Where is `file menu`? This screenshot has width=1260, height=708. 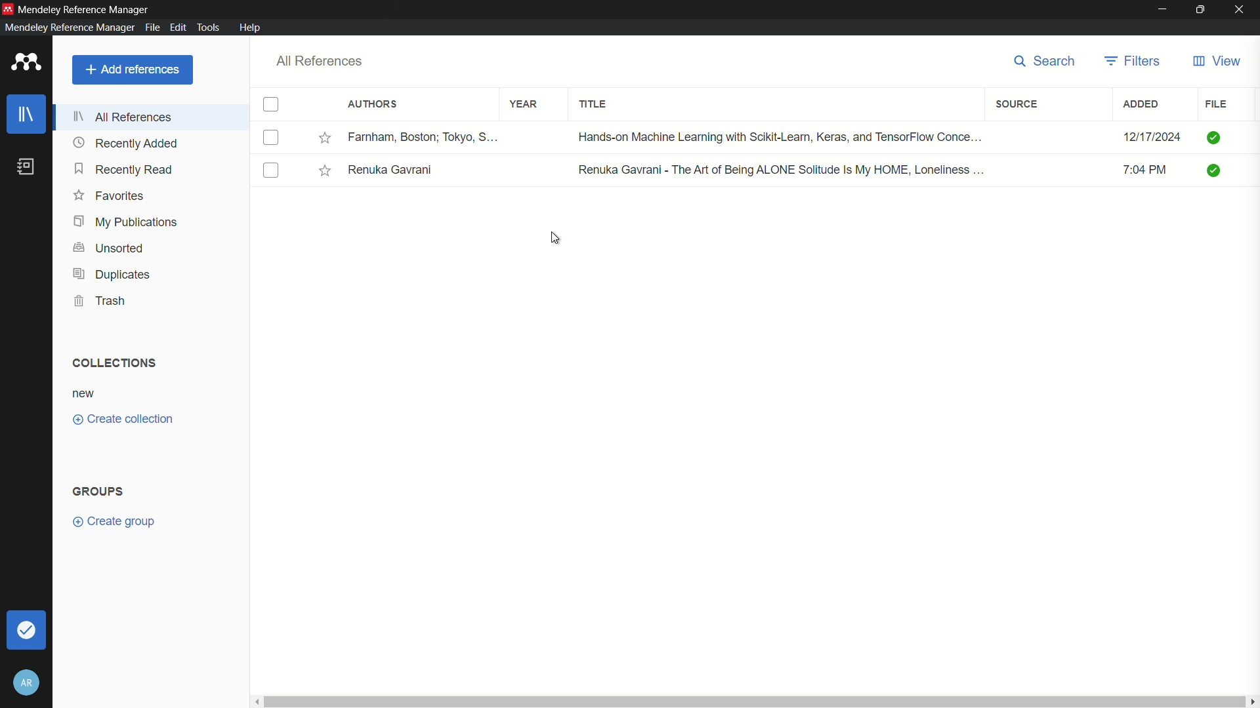
file menu is located at coordinates (151, 26).